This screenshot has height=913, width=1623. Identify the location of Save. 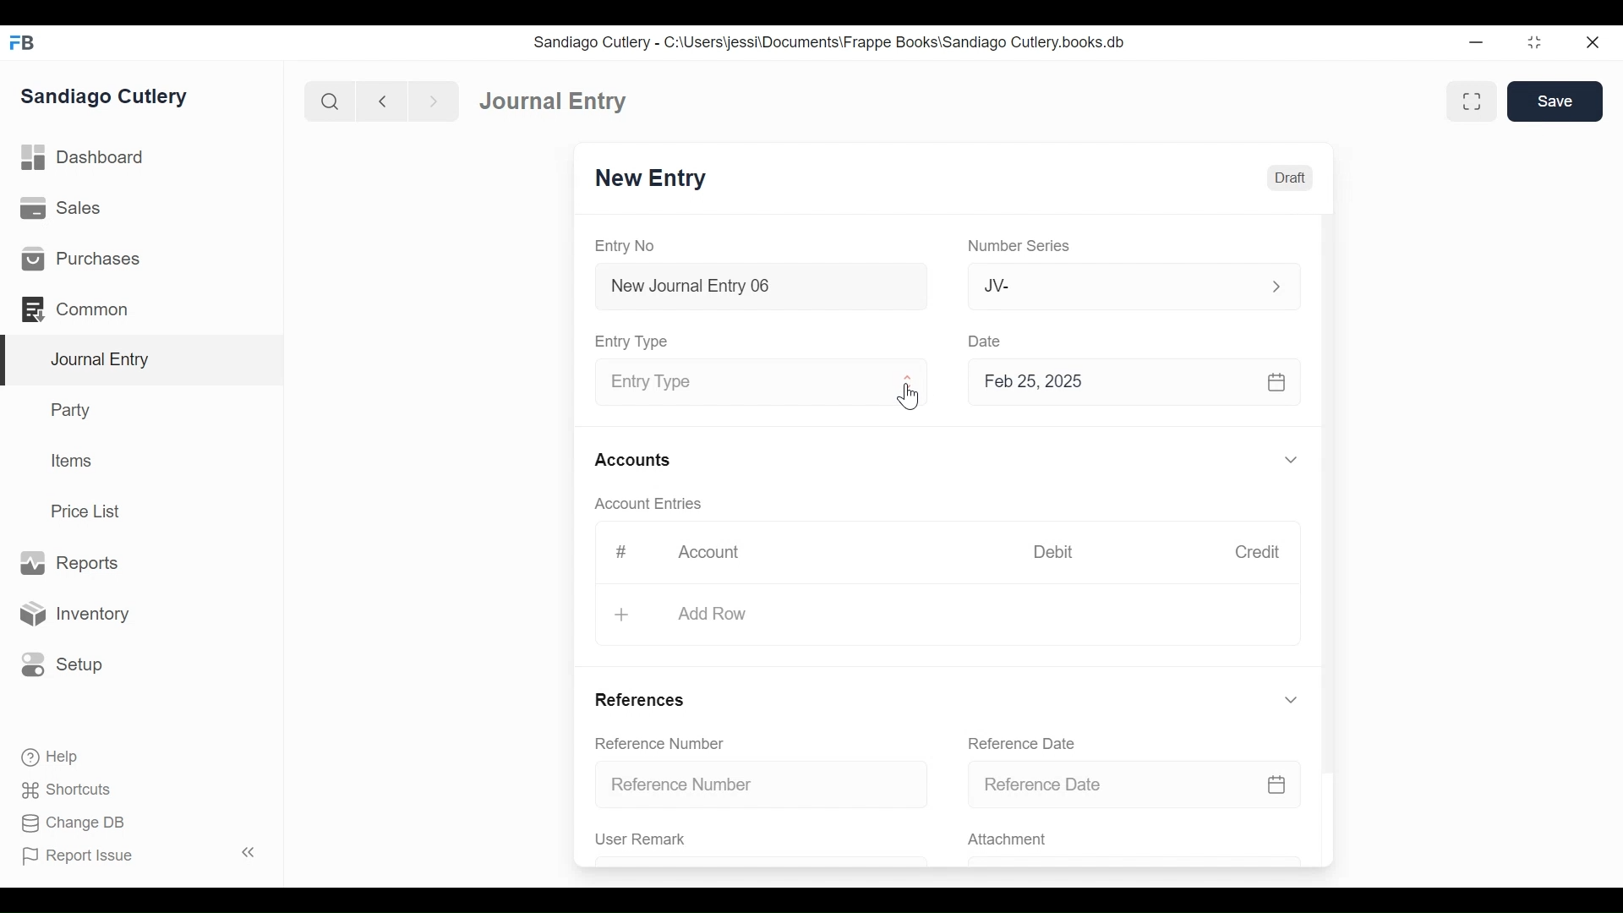
(1555, 101).